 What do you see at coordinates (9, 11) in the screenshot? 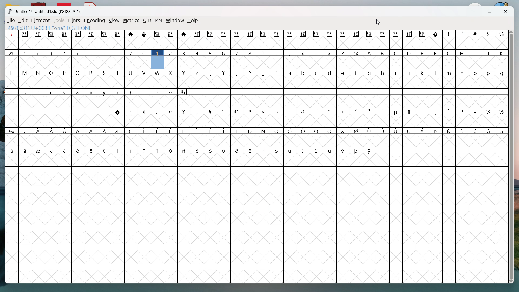
I see `logo` at bounding box center [9, 11].